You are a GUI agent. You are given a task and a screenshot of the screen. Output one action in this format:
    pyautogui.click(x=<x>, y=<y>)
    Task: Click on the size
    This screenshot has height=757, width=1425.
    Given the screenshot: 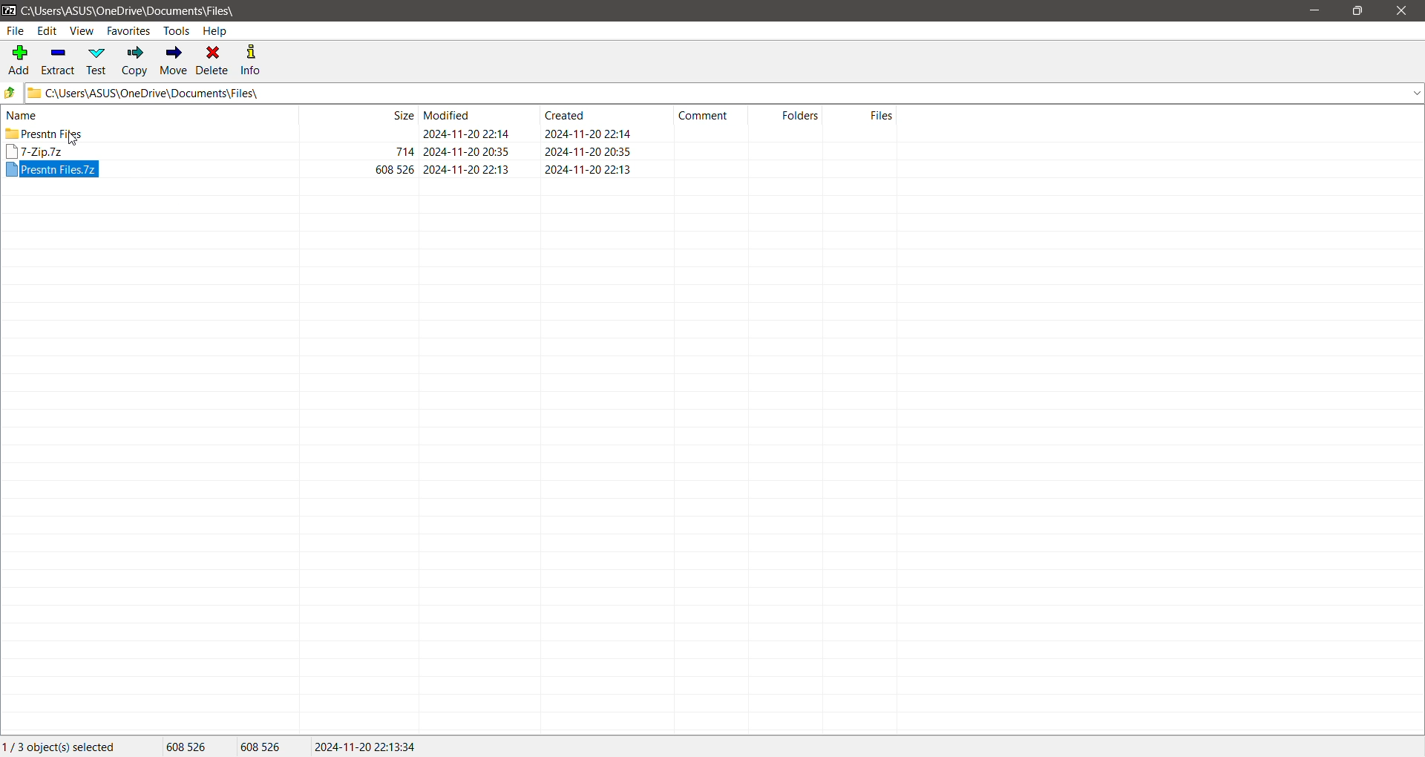 What is the action you would take?
    pyautogui.click(x=394, y=169)
    